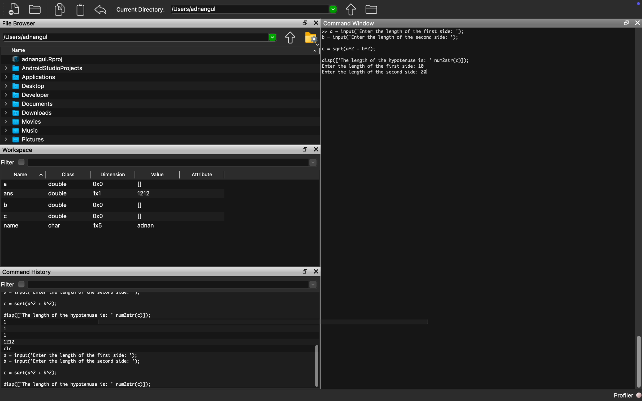 Image resolution: width=642 pixels, height=401 pixels. Describe the element at coordinates (638, 23) in the screenshot. I see `close` at that location.